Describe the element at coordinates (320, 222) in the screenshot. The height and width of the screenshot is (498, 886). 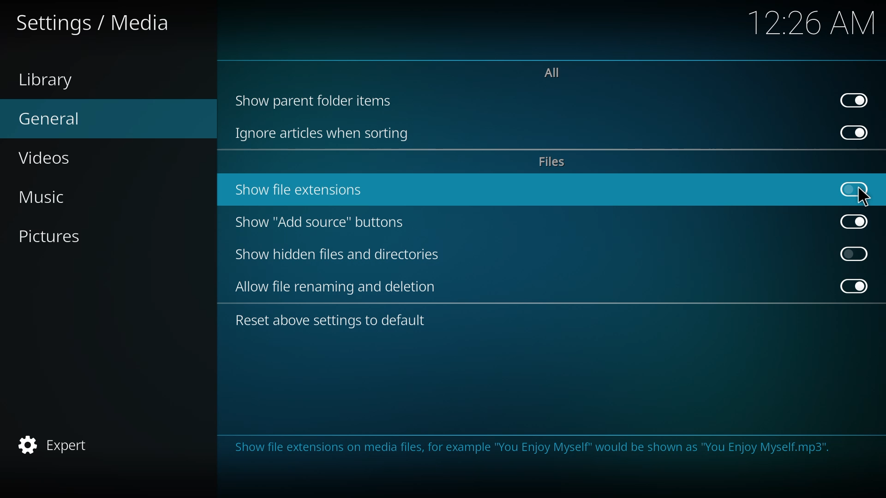
I see `show add source button` at that location.